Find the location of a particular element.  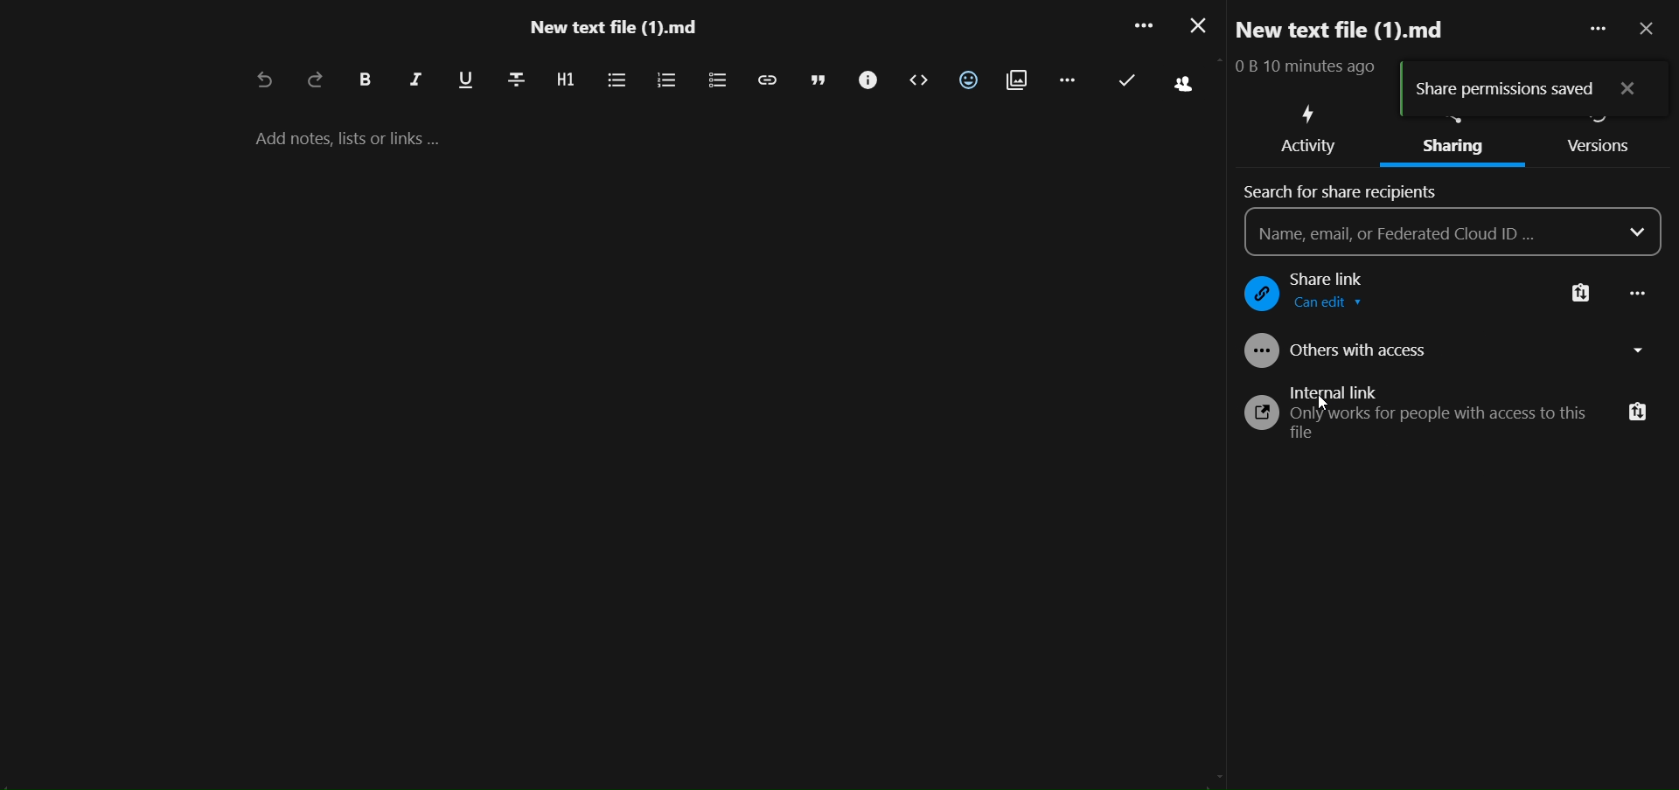

logo is located at coordinates (1256, 414).